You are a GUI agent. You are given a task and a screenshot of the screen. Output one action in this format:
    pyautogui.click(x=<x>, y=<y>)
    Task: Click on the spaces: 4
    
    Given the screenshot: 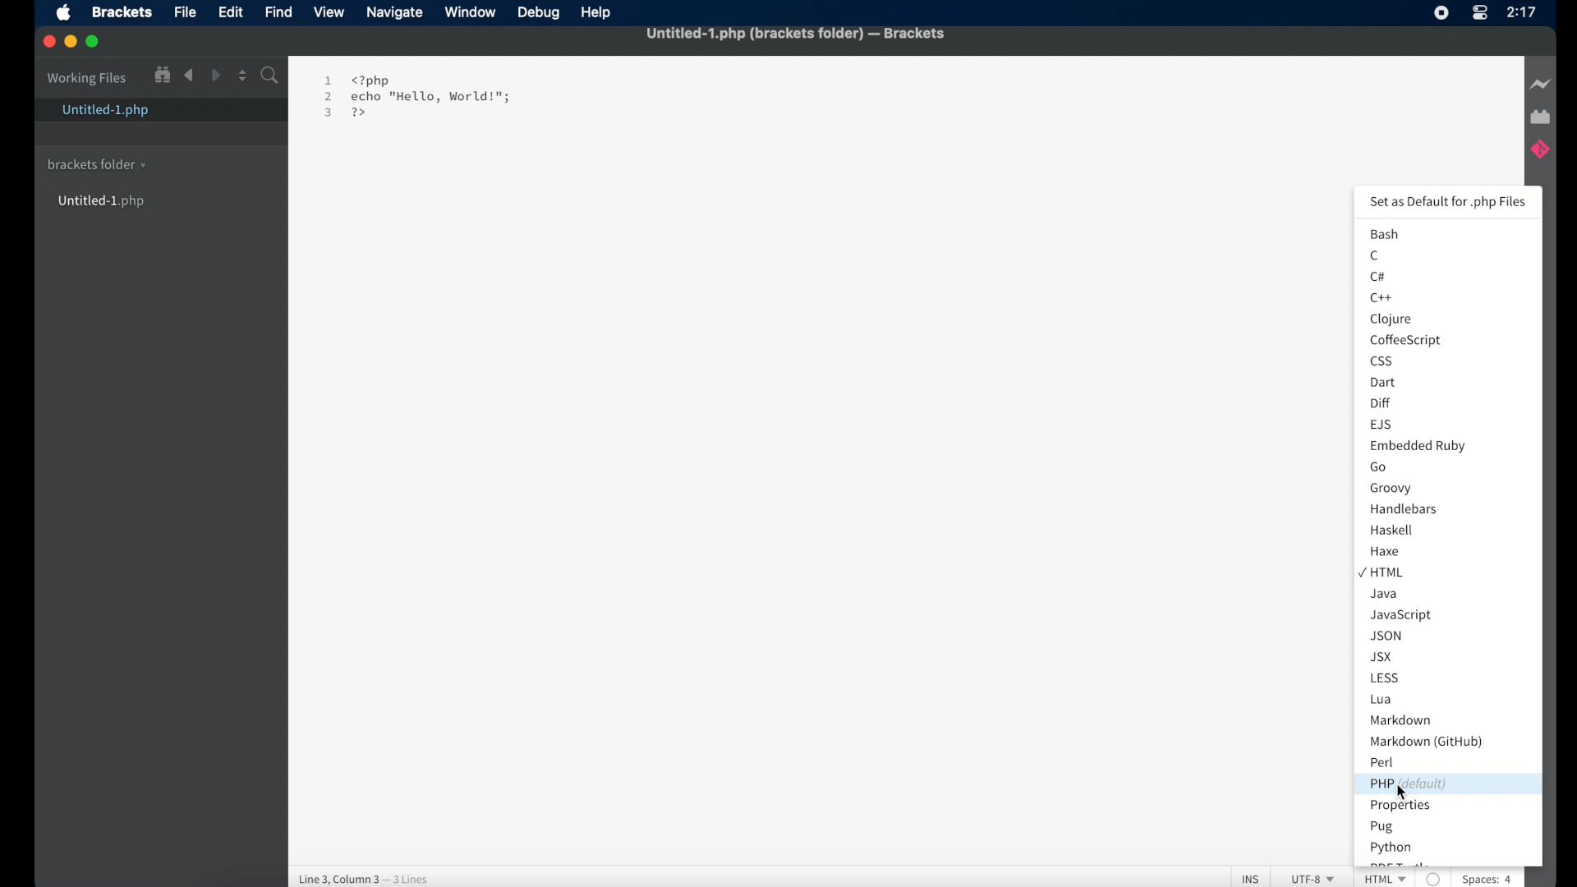 What is the action you would take?
    pyautogui.click(x=1495, y=879)
    